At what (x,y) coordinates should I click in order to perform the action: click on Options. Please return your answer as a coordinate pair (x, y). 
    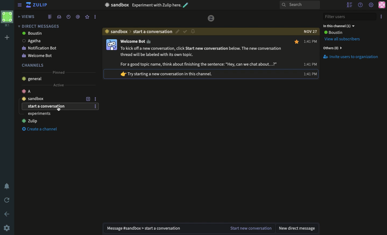
    Looking at the image, I should click on (95, 98).